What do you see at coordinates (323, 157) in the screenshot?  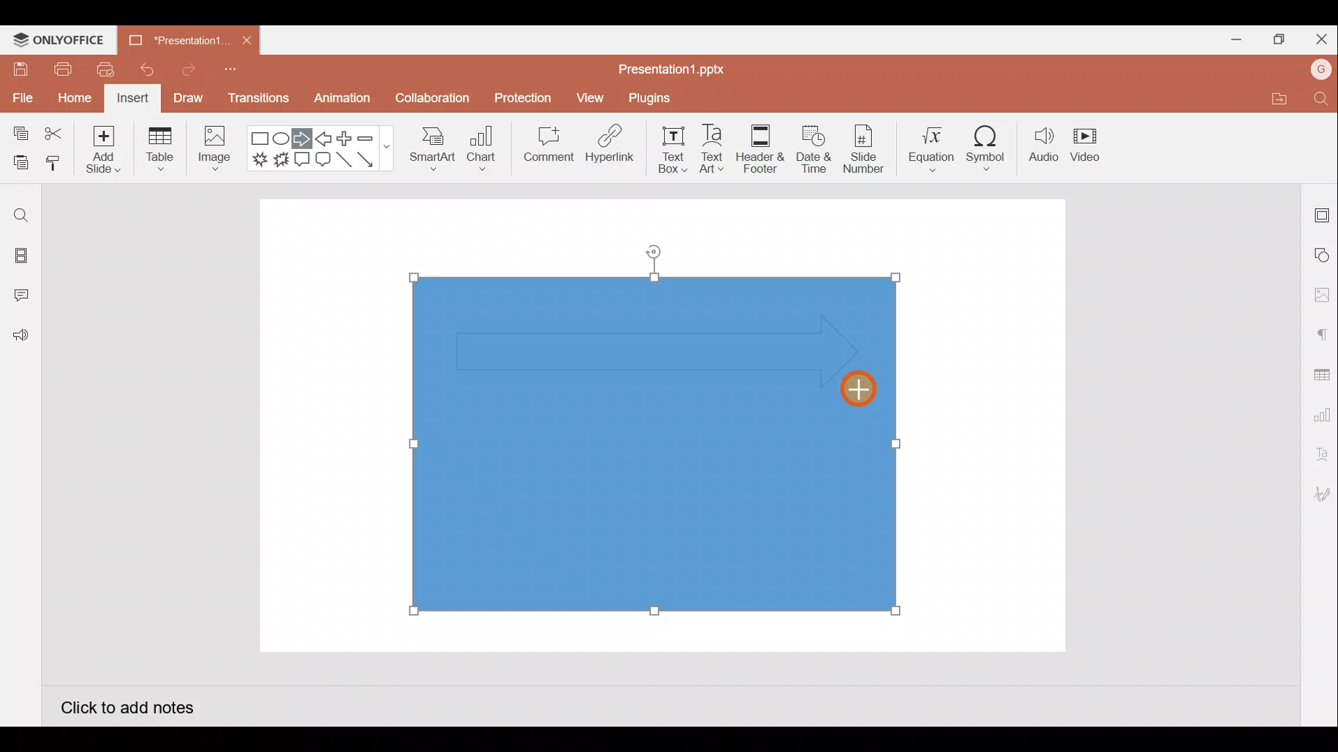 I see `Rounded Rectangular callout` at bounding box center [323, 157].